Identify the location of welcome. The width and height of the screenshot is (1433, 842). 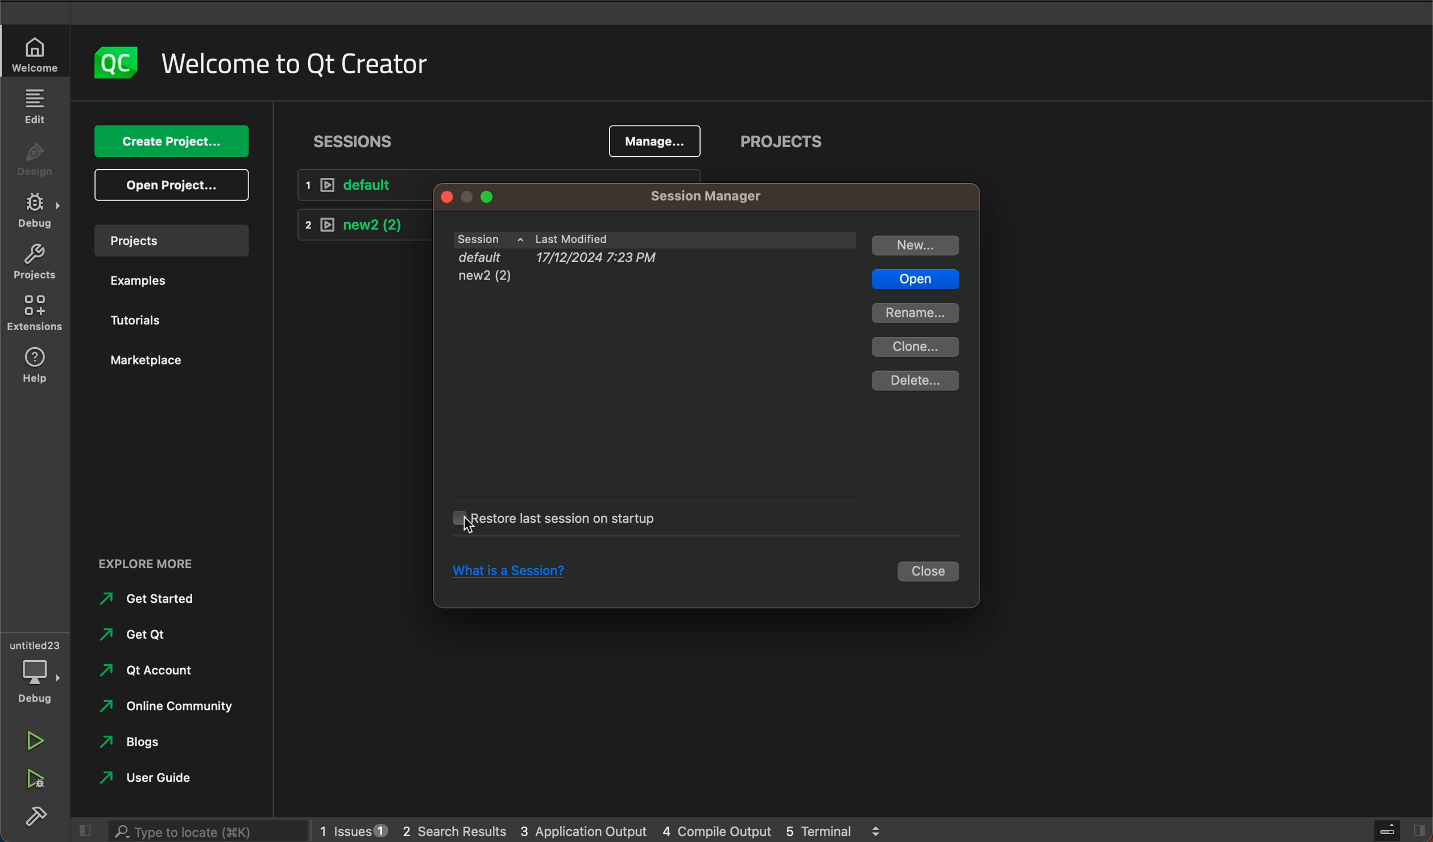
(36, 53).